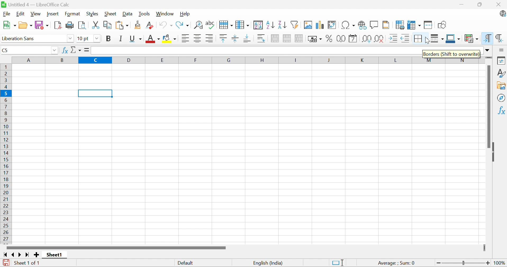 This screenshot has width=507, height=267. Describe the element at coordinates (86, 49) in the screenshot. I see `Formula` at that location.